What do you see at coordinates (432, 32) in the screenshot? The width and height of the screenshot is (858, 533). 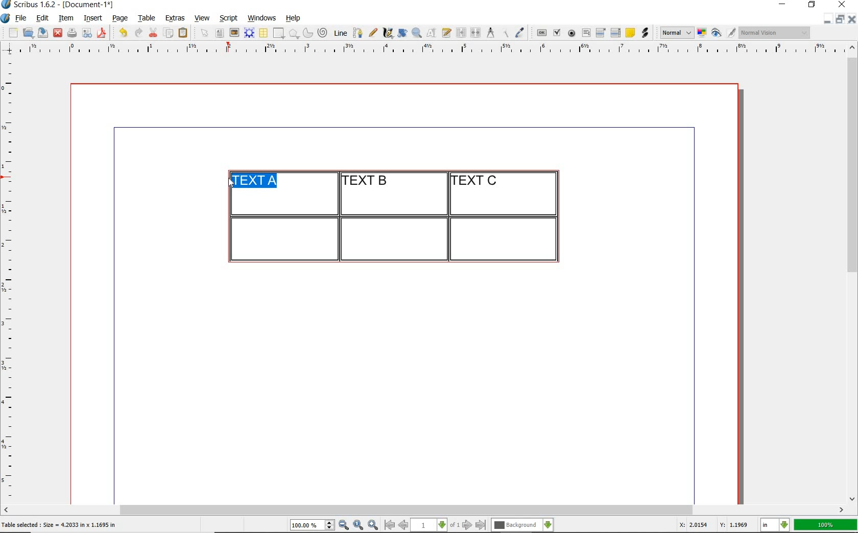 I see `edit contents of frame` at bounding box center [432, 32].